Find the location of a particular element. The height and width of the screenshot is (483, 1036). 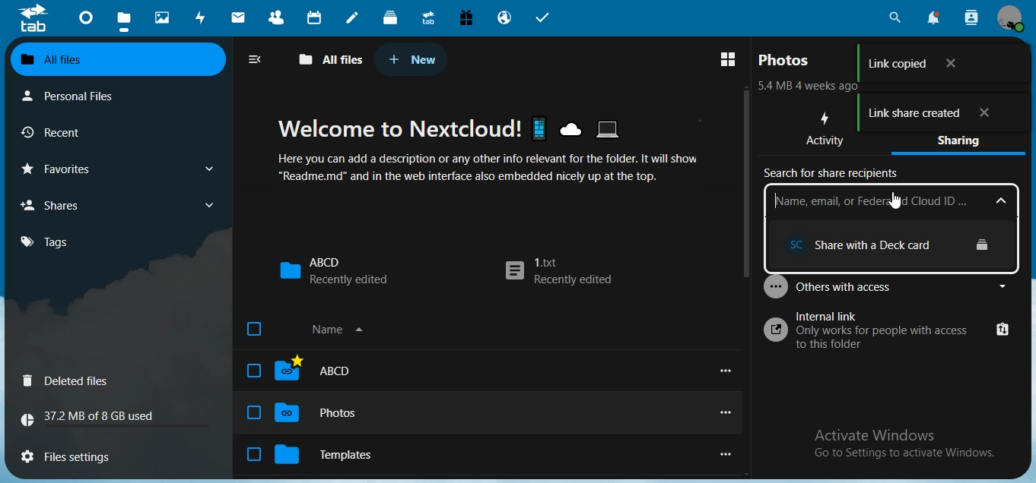

link share created is located at coordinates (942, 115).